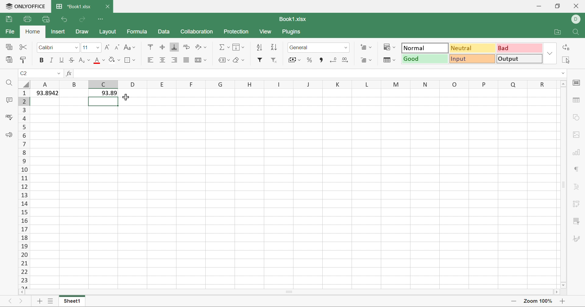 The image size is (585, 307). Describe the element at coordinates (44, 19) in the screenshot. I see `Quick Print` at that location.